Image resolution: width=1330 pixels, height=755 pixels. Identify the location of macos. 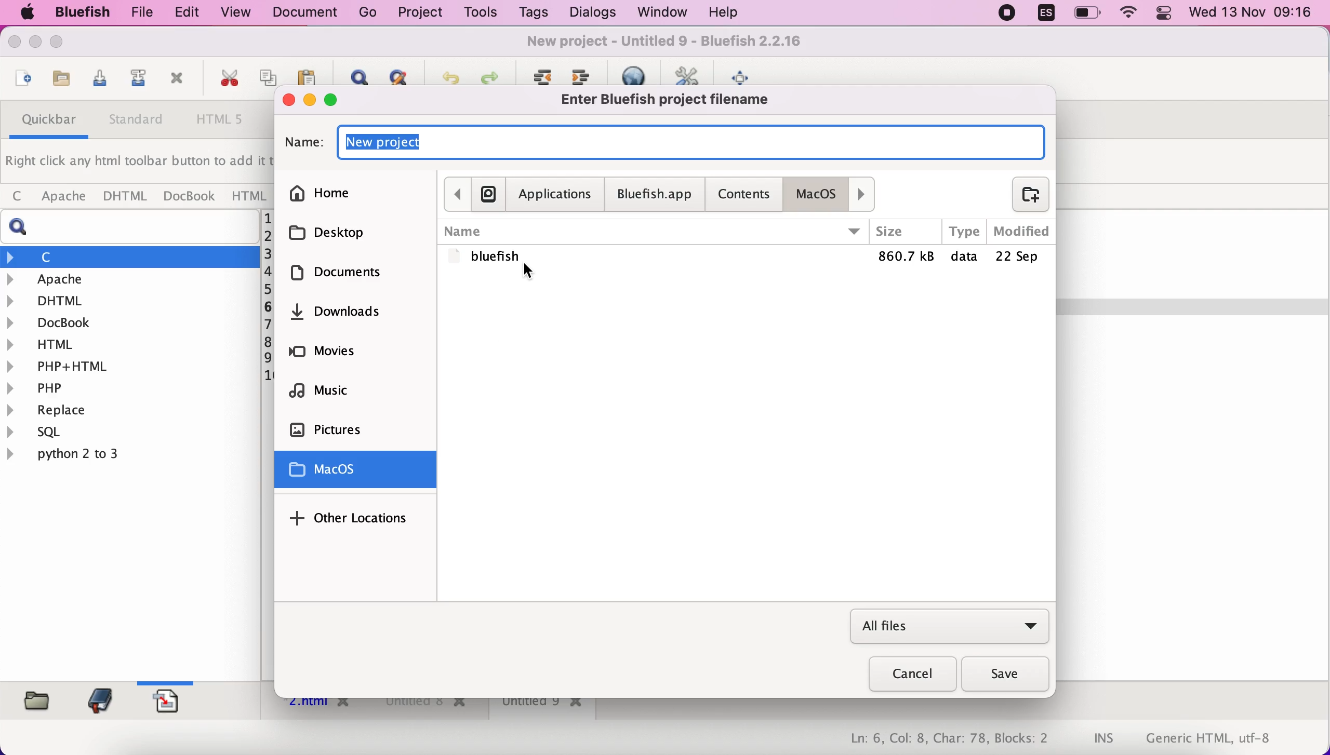
(359, 471).